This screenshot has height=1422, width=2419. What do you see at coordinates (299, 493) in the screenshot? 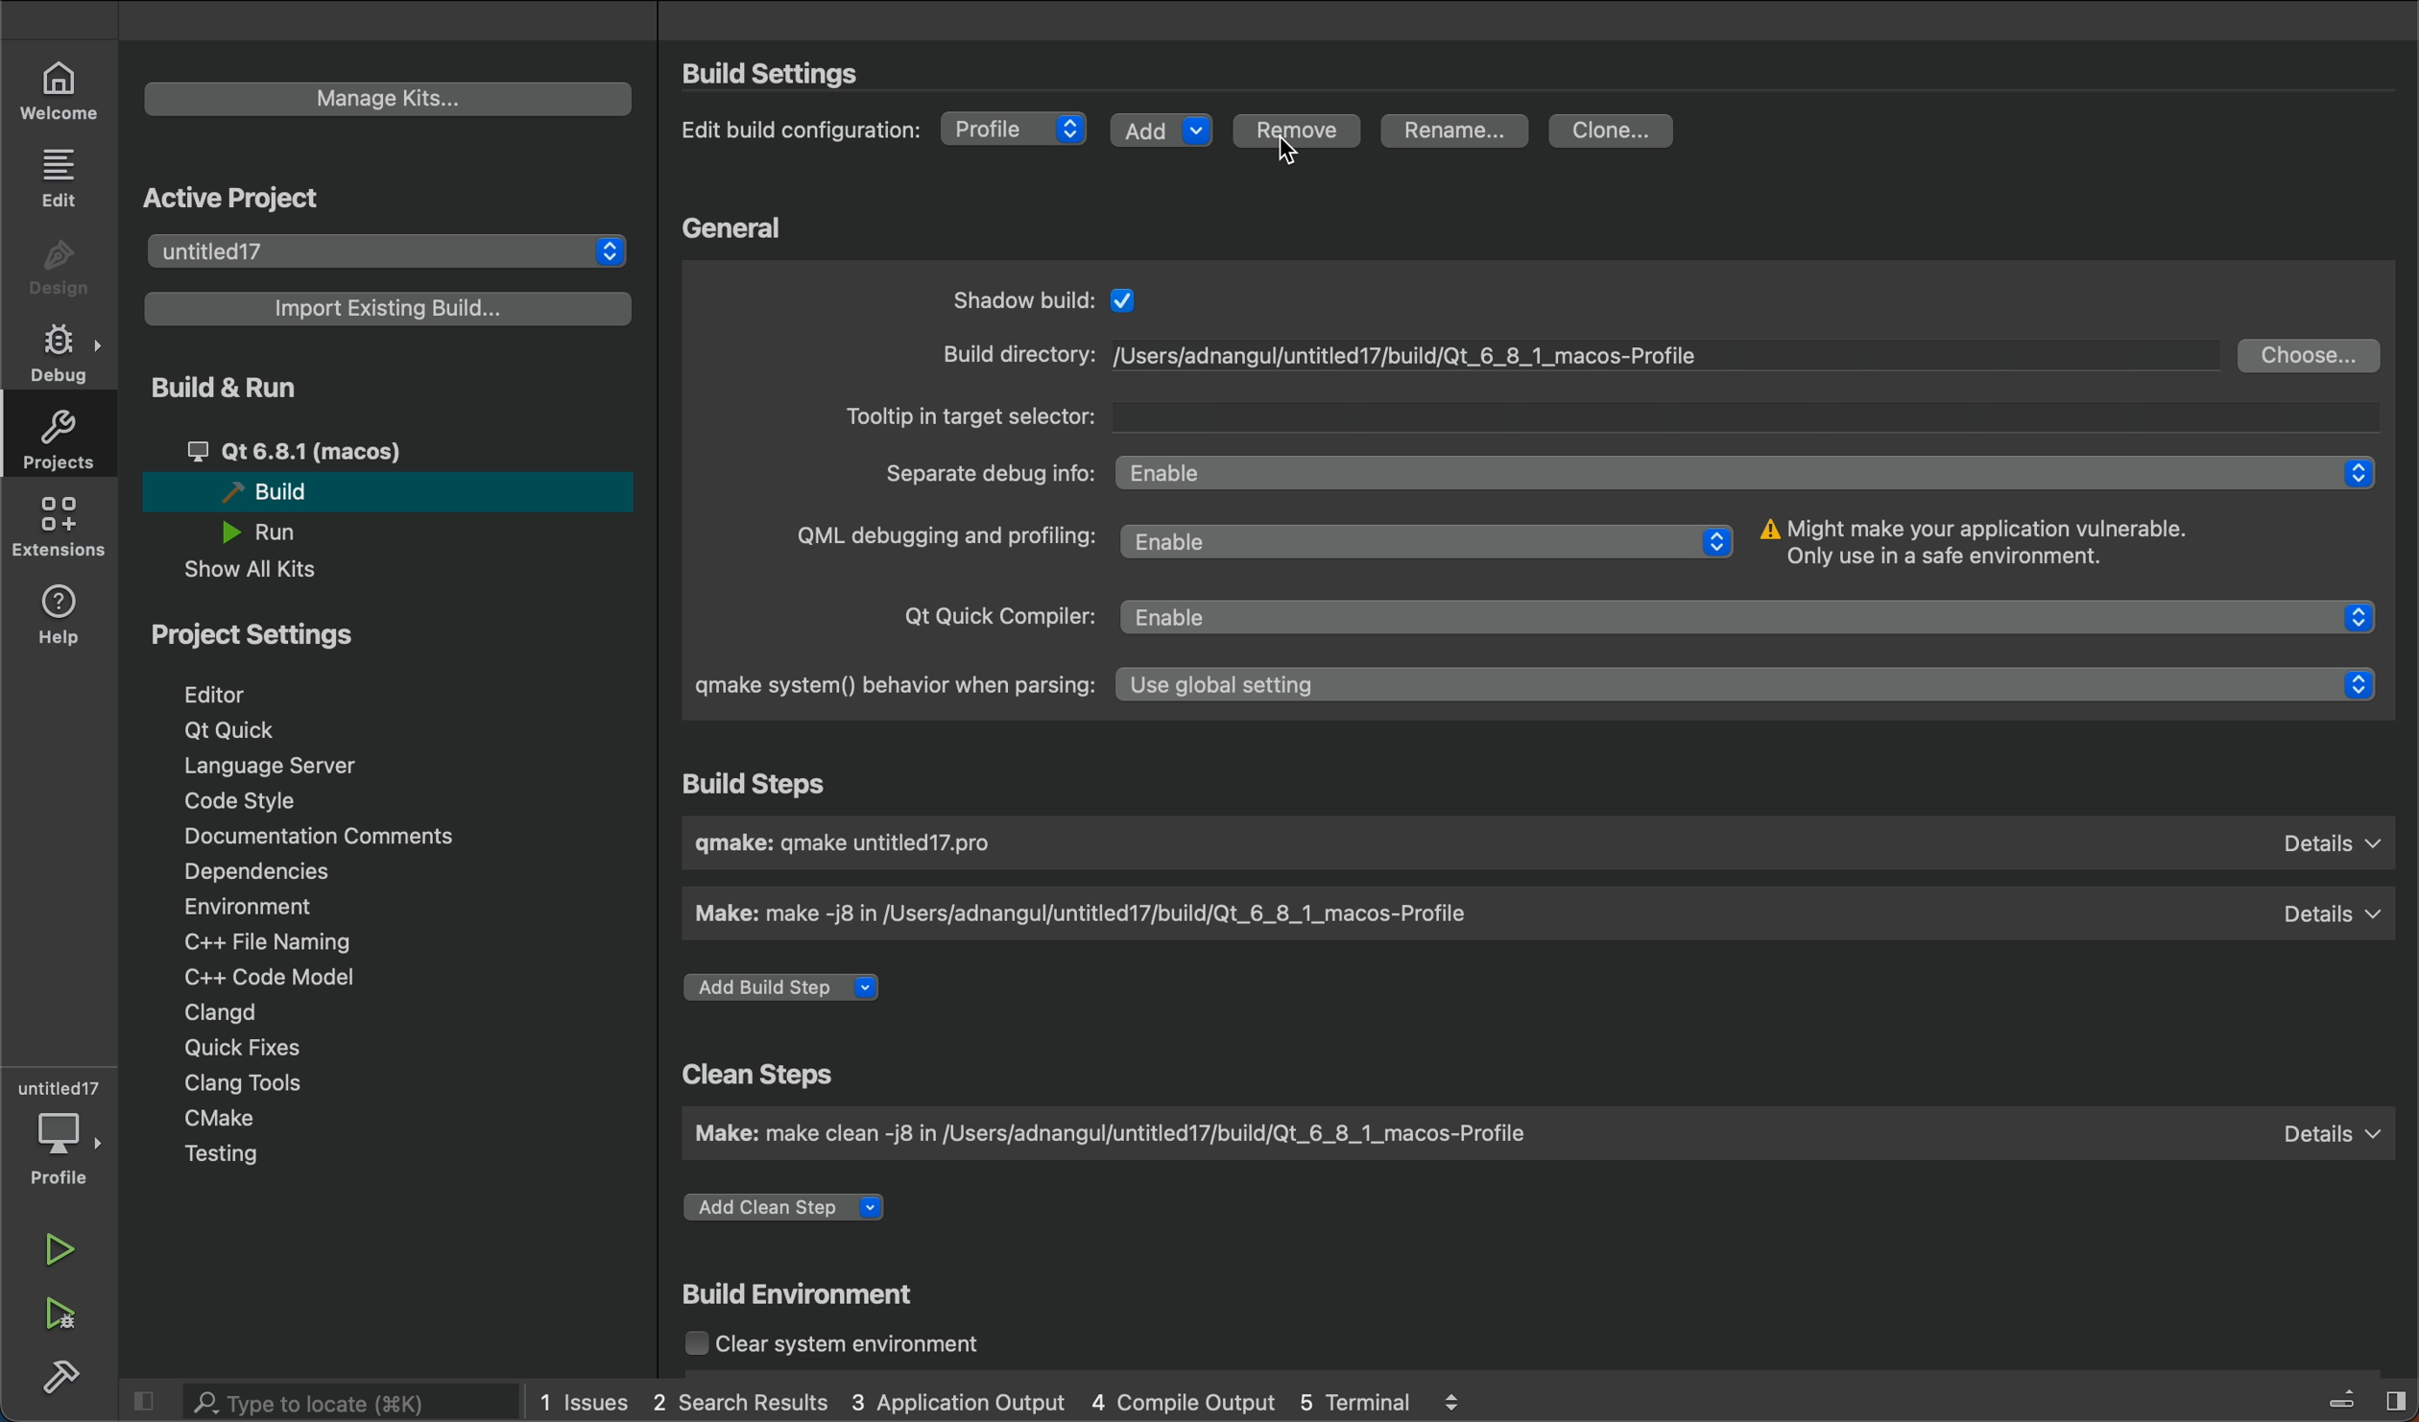
I see `build` at bounding box center [299, 493].